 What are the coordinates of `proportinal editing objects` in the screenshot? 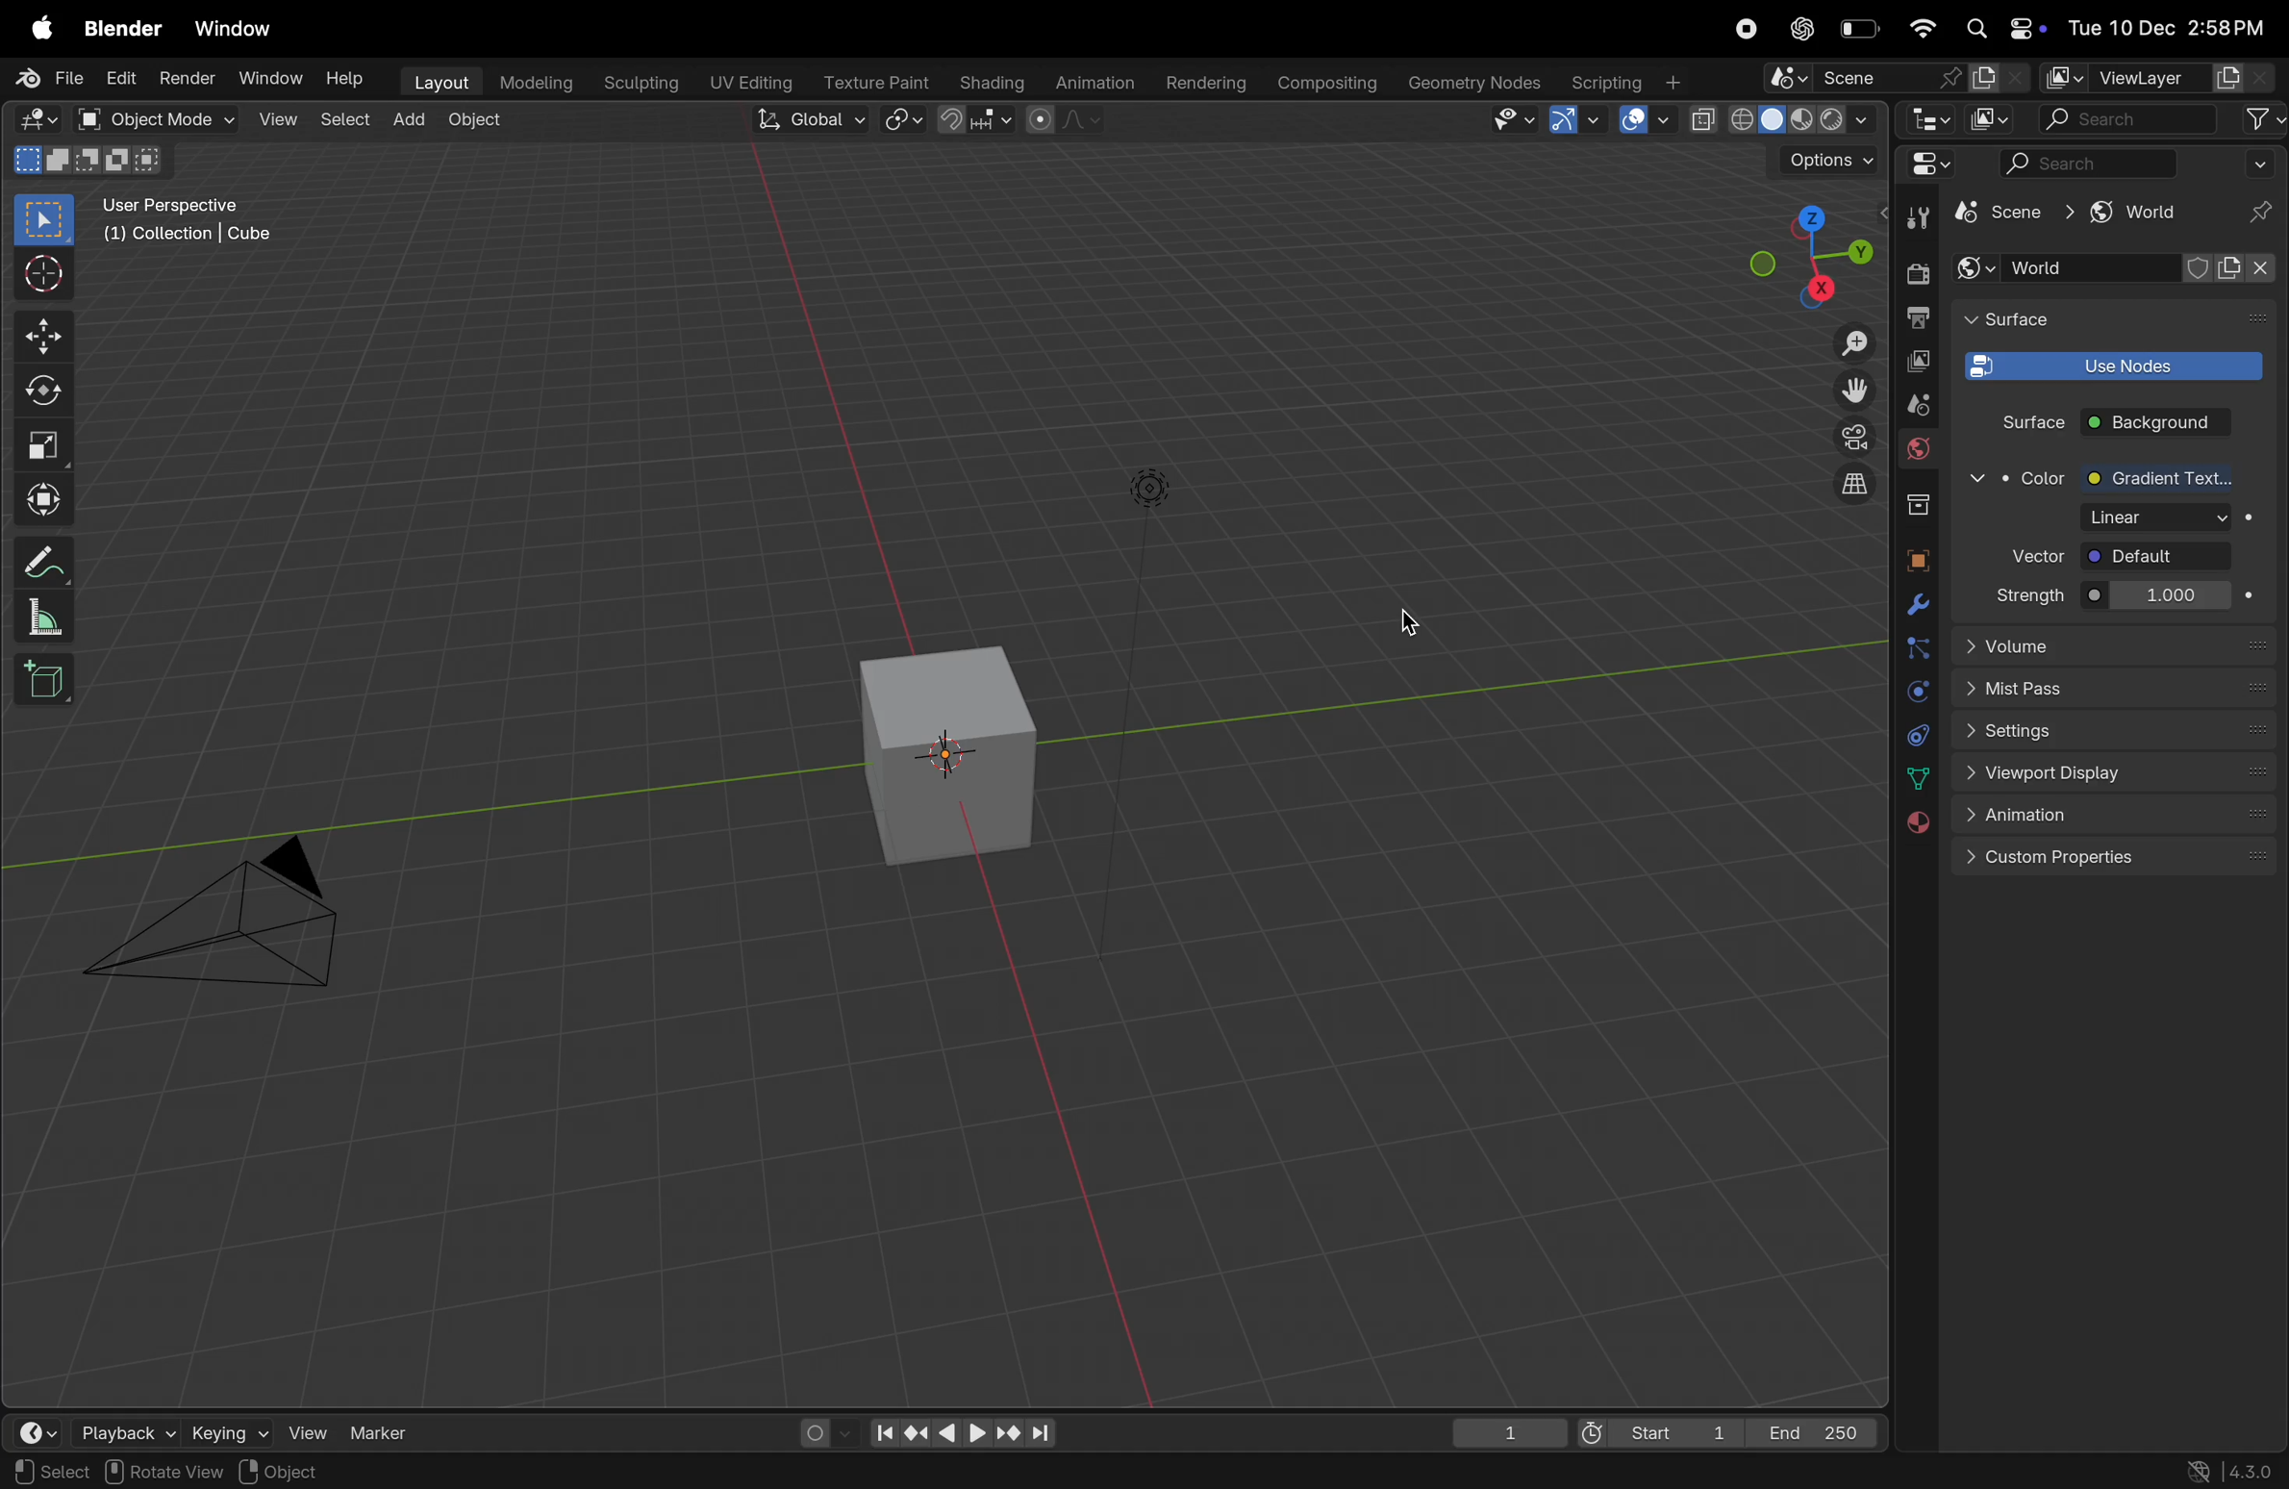 It's located at (1067, 123).